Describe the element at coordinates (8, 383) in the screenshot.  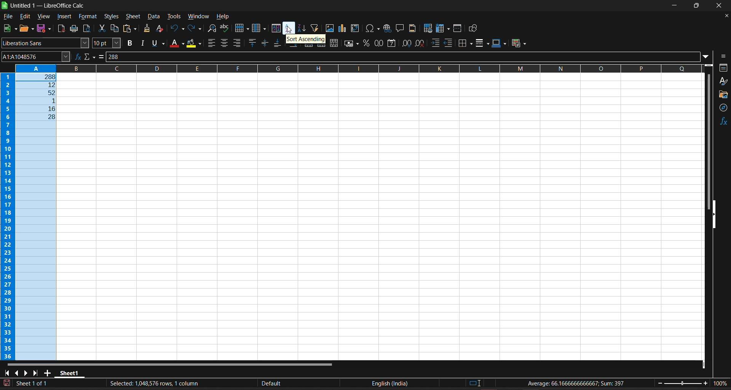
I see `click to save` at that location.